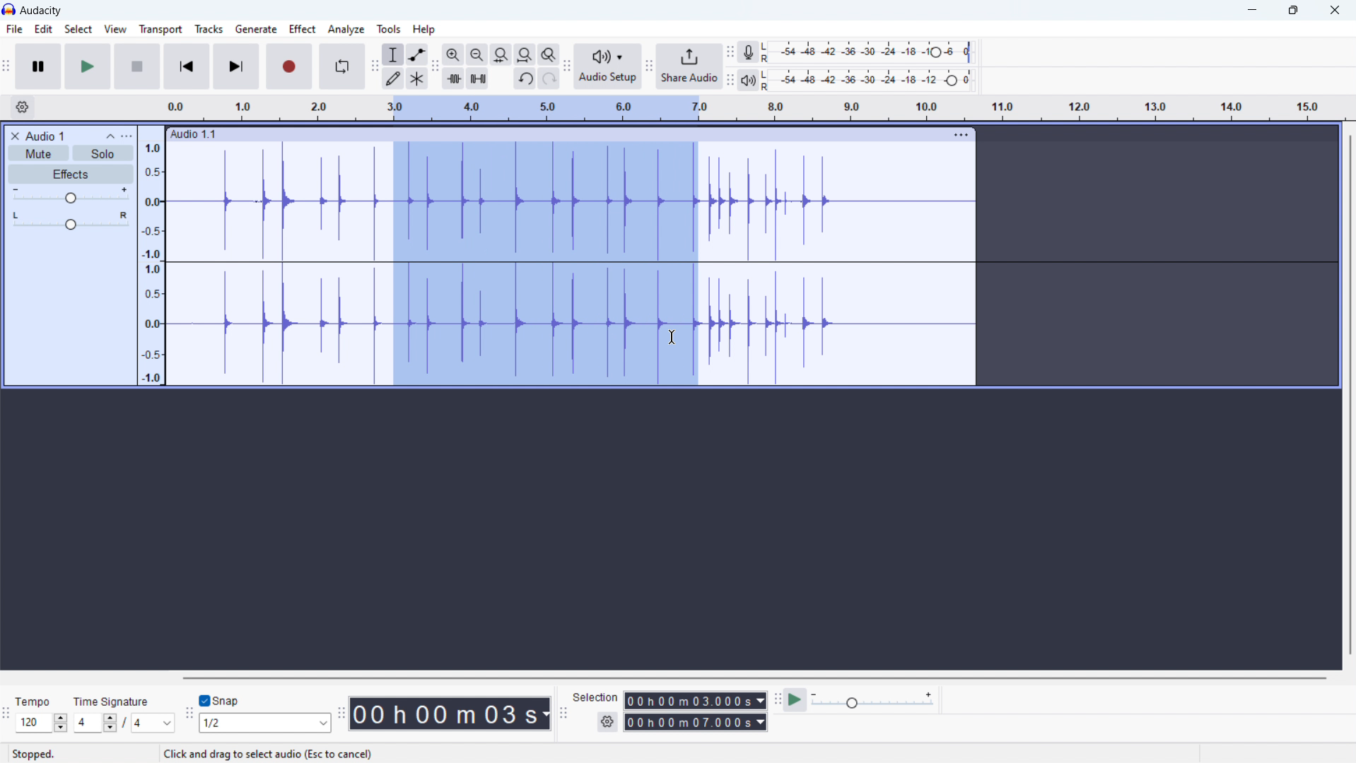 The width and height of the screenshot is (1356, 763). I want to click on vertical scrollbar, so click(1348, 395).